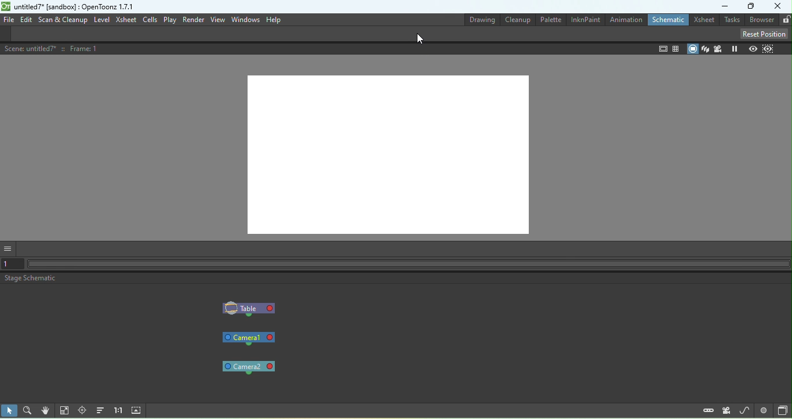 This screenshot has width=792, height=419. Describe the element at coordinates (10, 410) in the screenshot. I see `Selection mode` at that location.